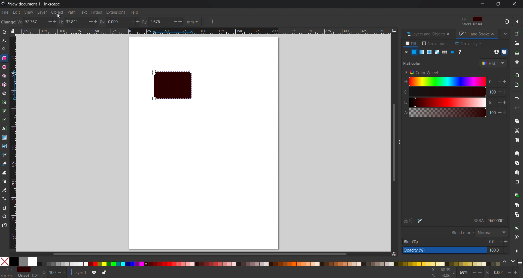 The width and height of the screenshot is (523, 278). Describe the element at coordinates (52, 273) in the screenshot. I see `Opacity` at that location.